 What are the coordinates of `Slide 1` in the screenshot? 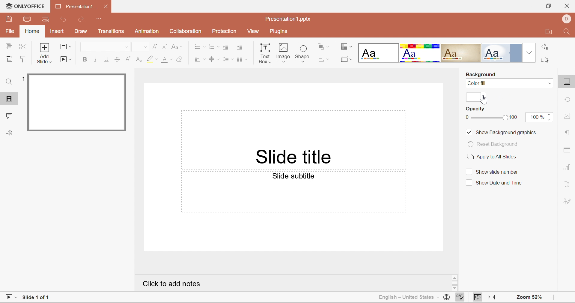 It's located at (78, 103).